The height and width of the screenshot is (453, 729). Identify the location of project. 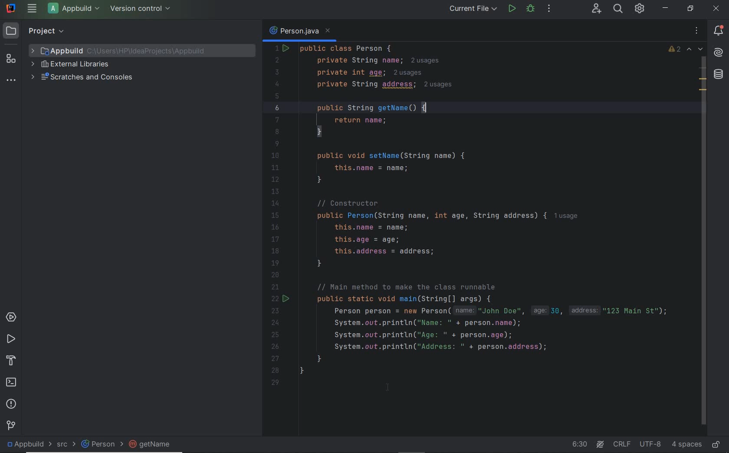
(36, 31).